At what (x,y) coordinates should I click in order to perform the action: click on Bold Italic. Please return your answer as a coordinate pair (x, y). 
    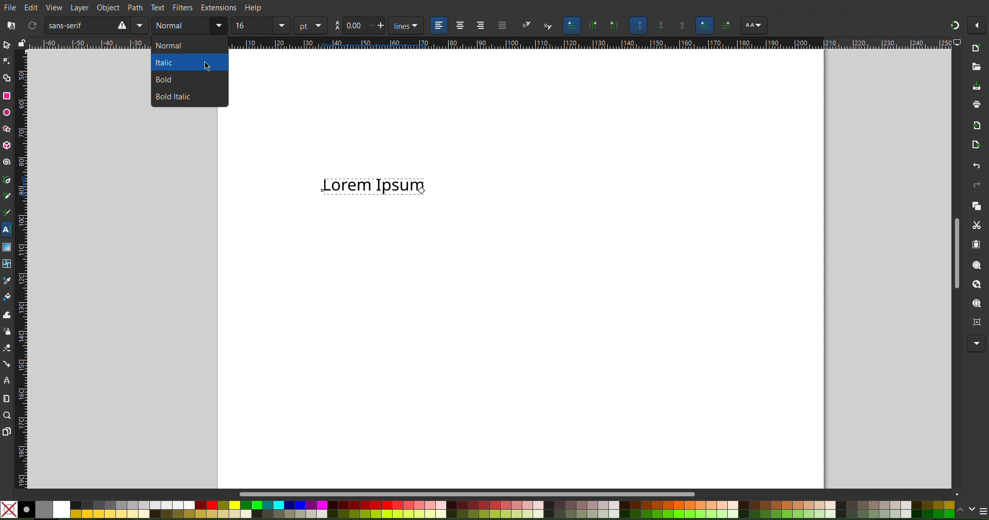
    Looking at the image, I should click on (176, 95).